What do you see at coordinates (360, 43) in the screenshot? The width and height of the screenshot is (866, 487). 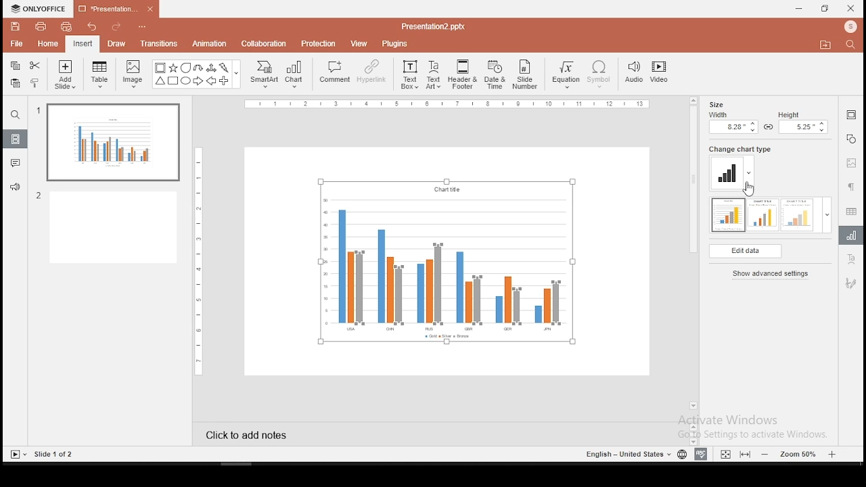 I see `view` at bounding box center [360, 43].